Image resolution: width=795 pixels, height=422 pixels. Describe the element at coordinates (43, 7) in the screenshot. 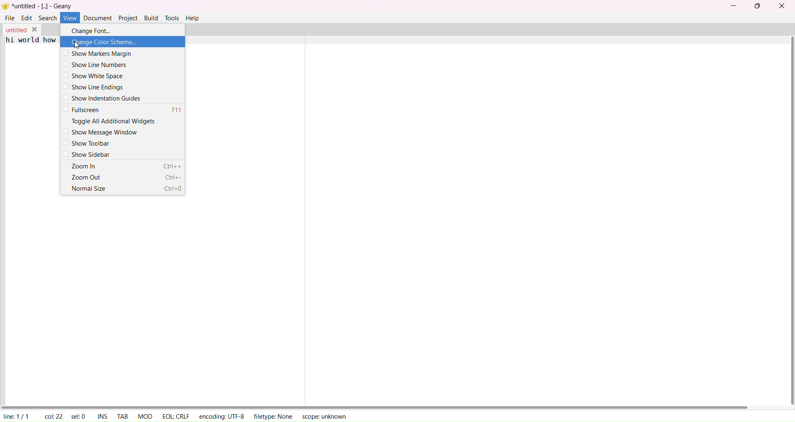

I see `title` at that location.